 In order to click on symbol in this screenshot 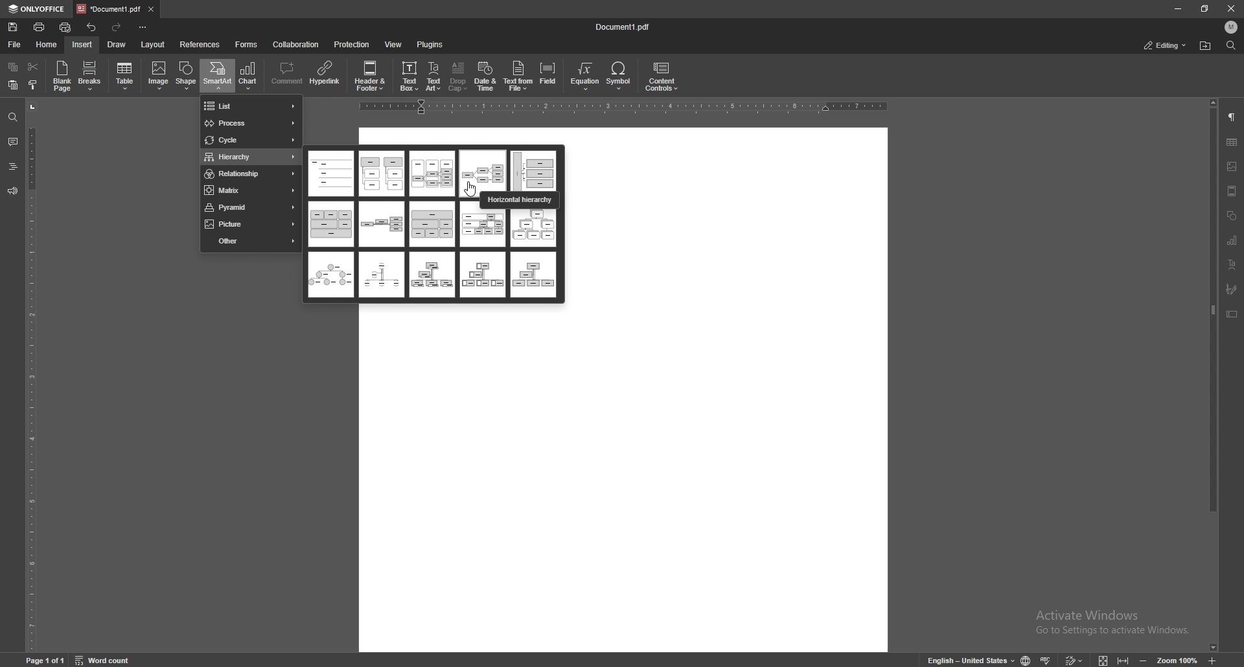, I will do `click(620, 76)`.